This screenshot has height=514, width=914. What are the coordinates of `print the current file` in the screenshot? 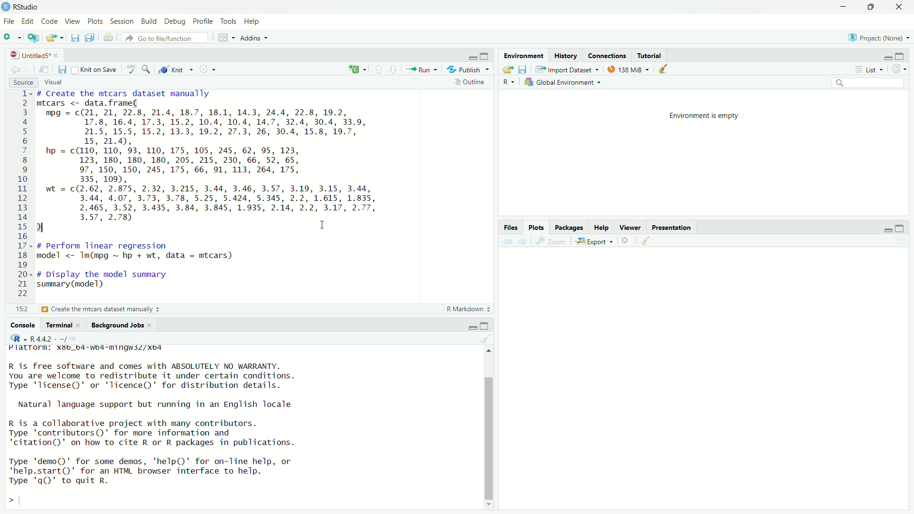 It's located at (109, 38).